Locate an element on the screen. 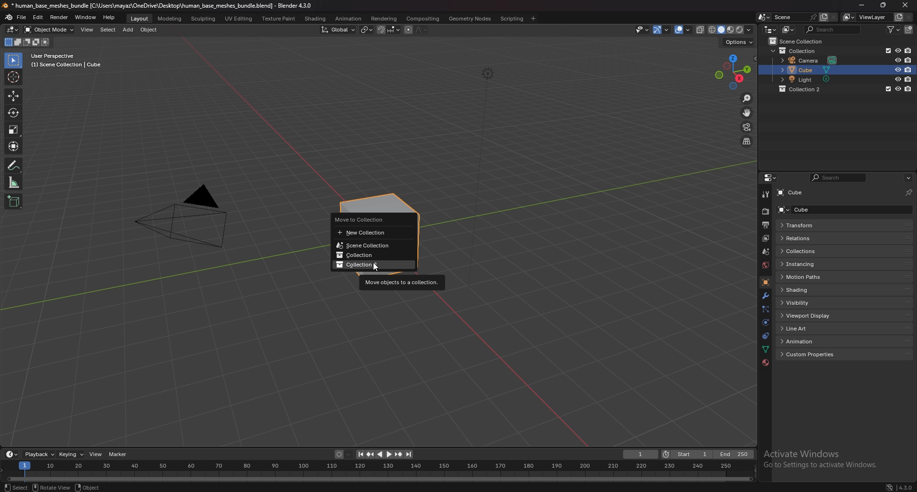 The height and width of the screenshot is (492, 917). start is located at coordinates (686, 454).